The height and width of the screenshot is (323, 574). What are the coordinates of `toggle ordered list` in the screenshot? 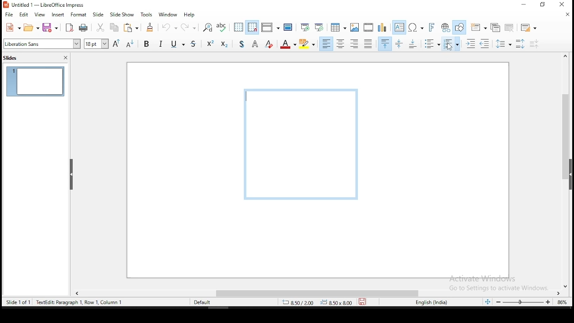 It's located at (450, 44).